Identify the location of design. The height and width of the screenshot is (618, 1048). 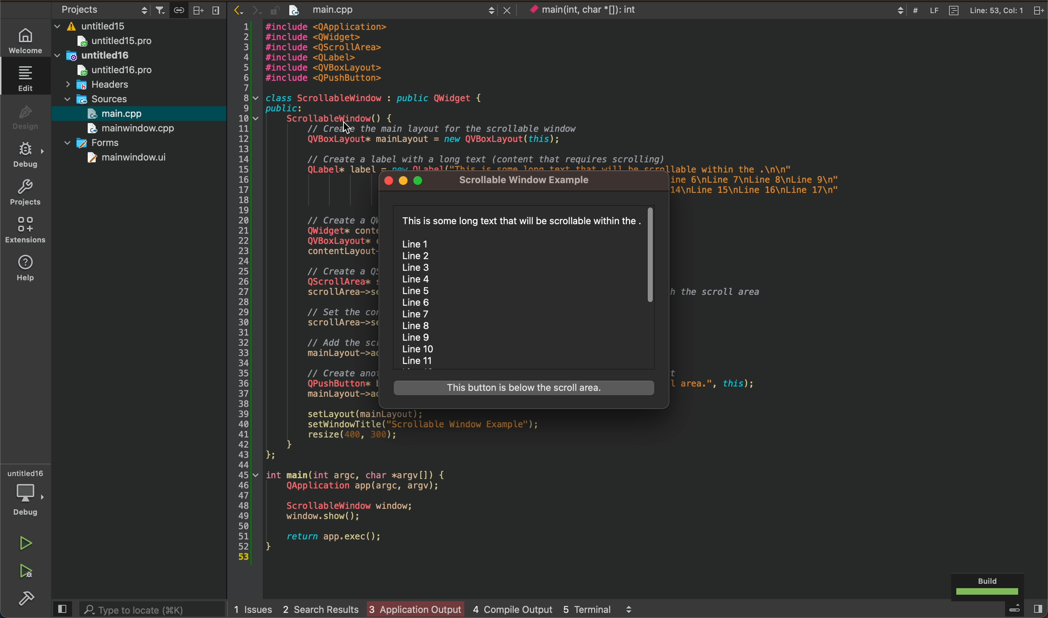
(23, 117).